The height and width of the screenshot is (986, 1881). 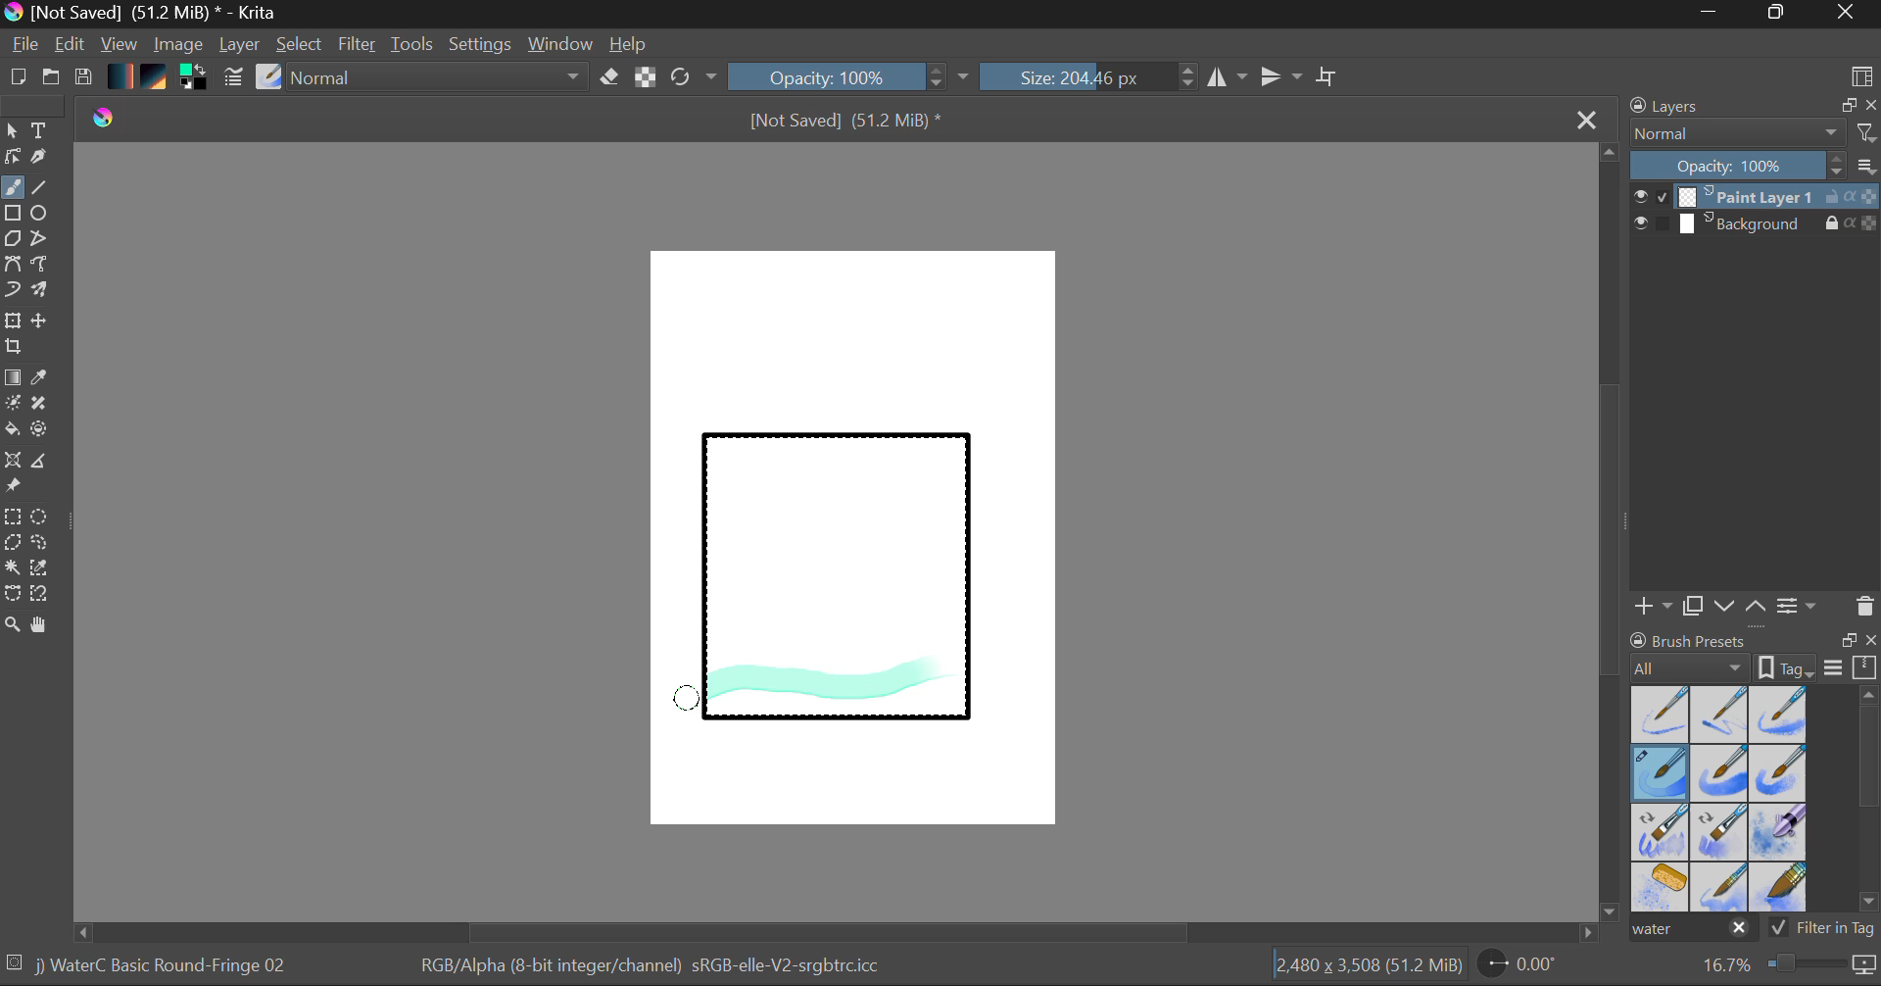 What do you see at coordinates (41, 240) in the screenshot?
I see `Polyline` at bounding box center [41, 240].